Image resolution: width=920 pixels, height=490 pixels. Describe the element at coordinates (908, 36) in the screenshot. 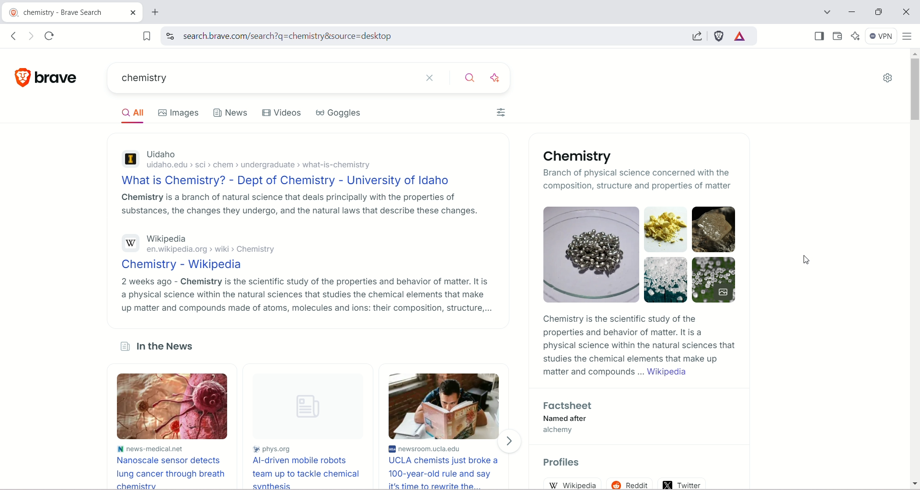

I see `customize and control board` at that location.